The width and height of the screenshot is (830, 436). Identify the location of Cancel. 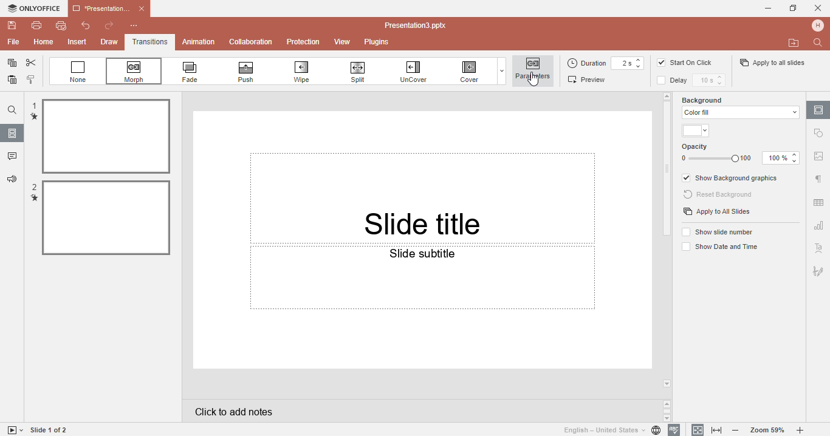
(818, 8).